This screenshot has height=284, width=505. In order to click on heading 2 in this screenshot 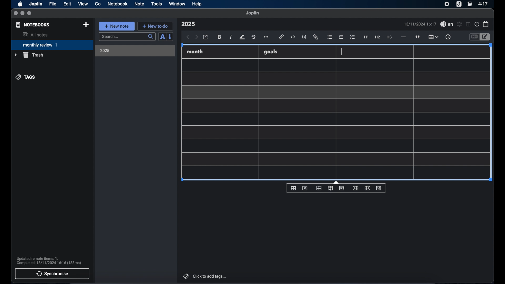, I will do `click(378, 37)`.